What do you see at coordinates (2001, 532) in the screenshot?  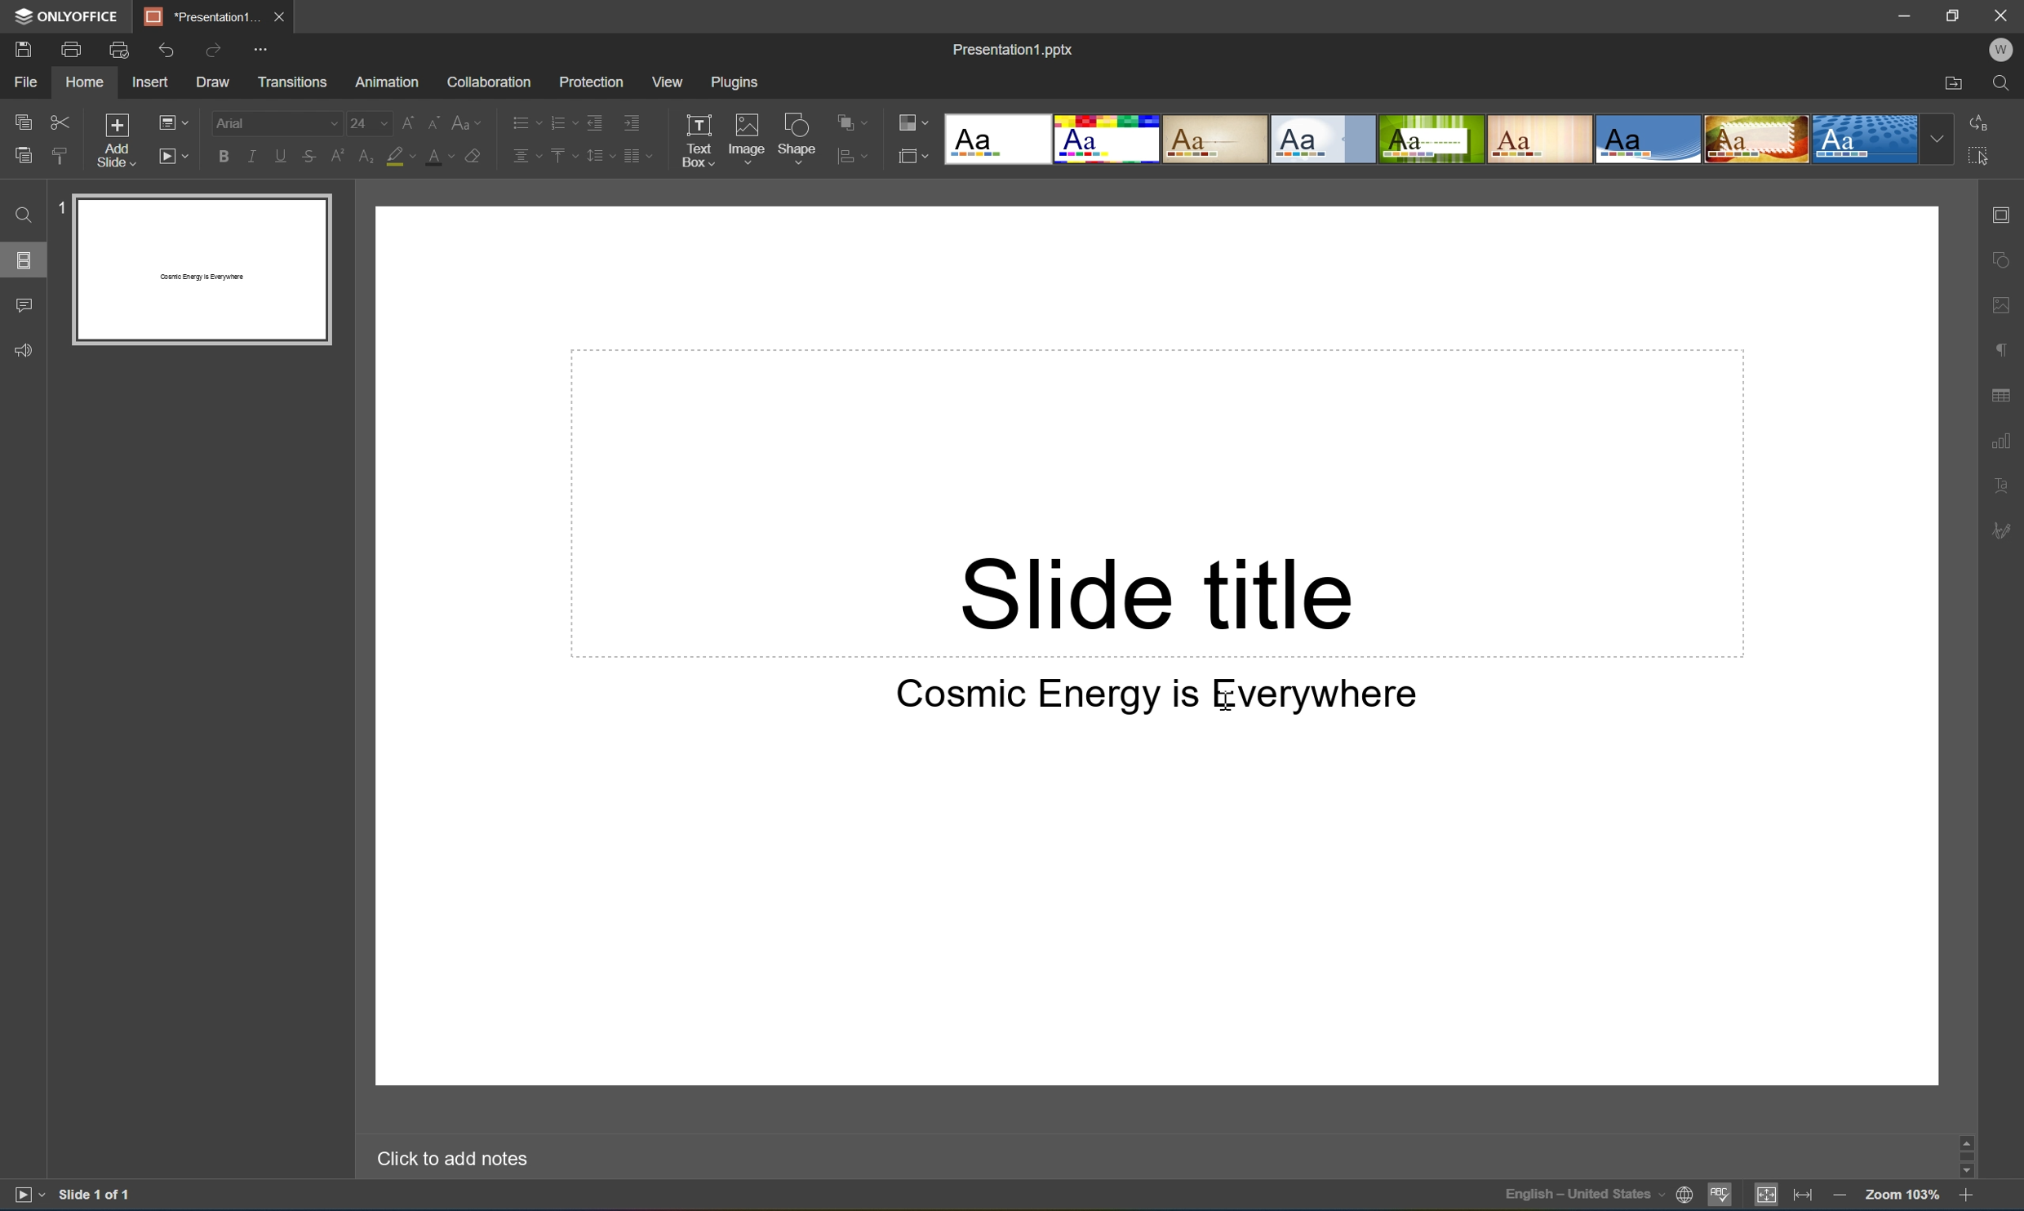 I see `Signature settings` at bounding box center [2001, 532].